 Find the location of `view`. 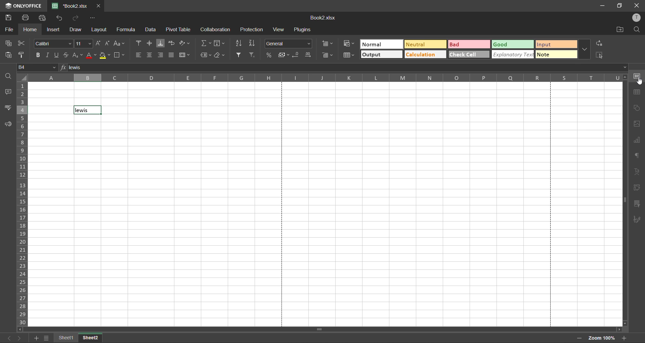

view is located at coordinates (281, 30).